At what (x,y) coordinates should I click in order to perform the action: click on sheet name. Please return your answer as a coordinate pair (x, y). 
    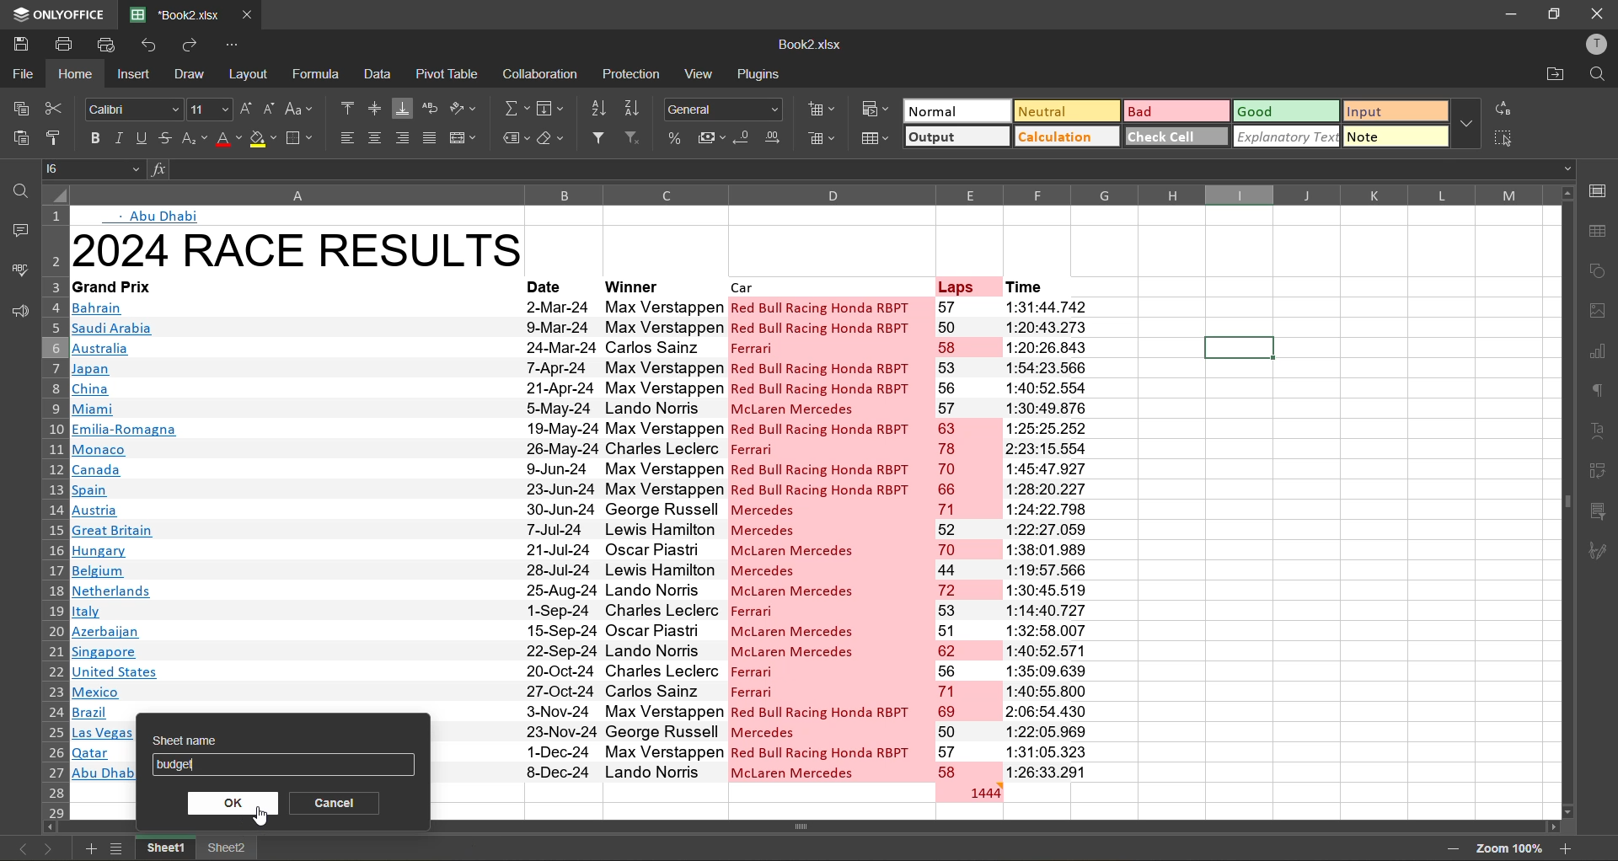
    Looking at the image, I should click on (284, 736).